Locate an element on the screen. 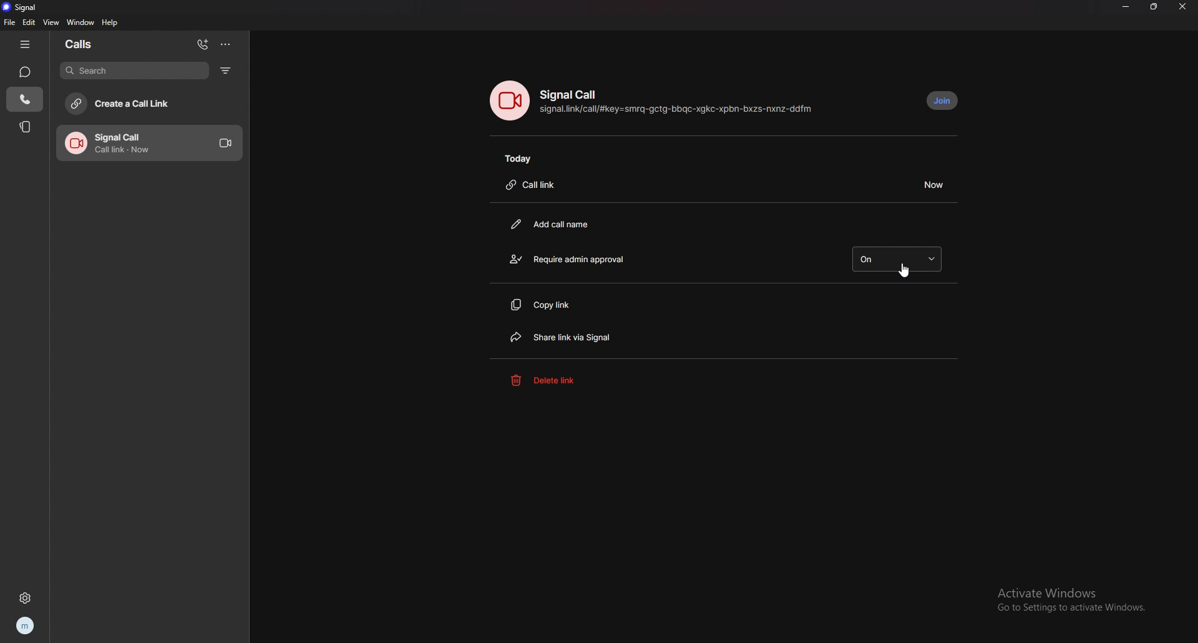 The image size is (1198, 643). call link is located at coordinates (534, 185).